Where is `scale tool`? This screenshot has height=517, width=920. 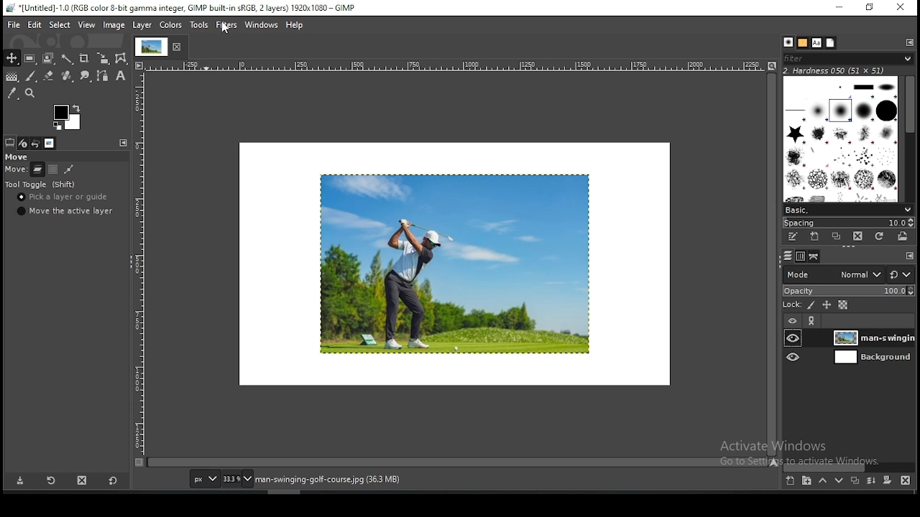 scale tool is located at coordinates (103, 59).